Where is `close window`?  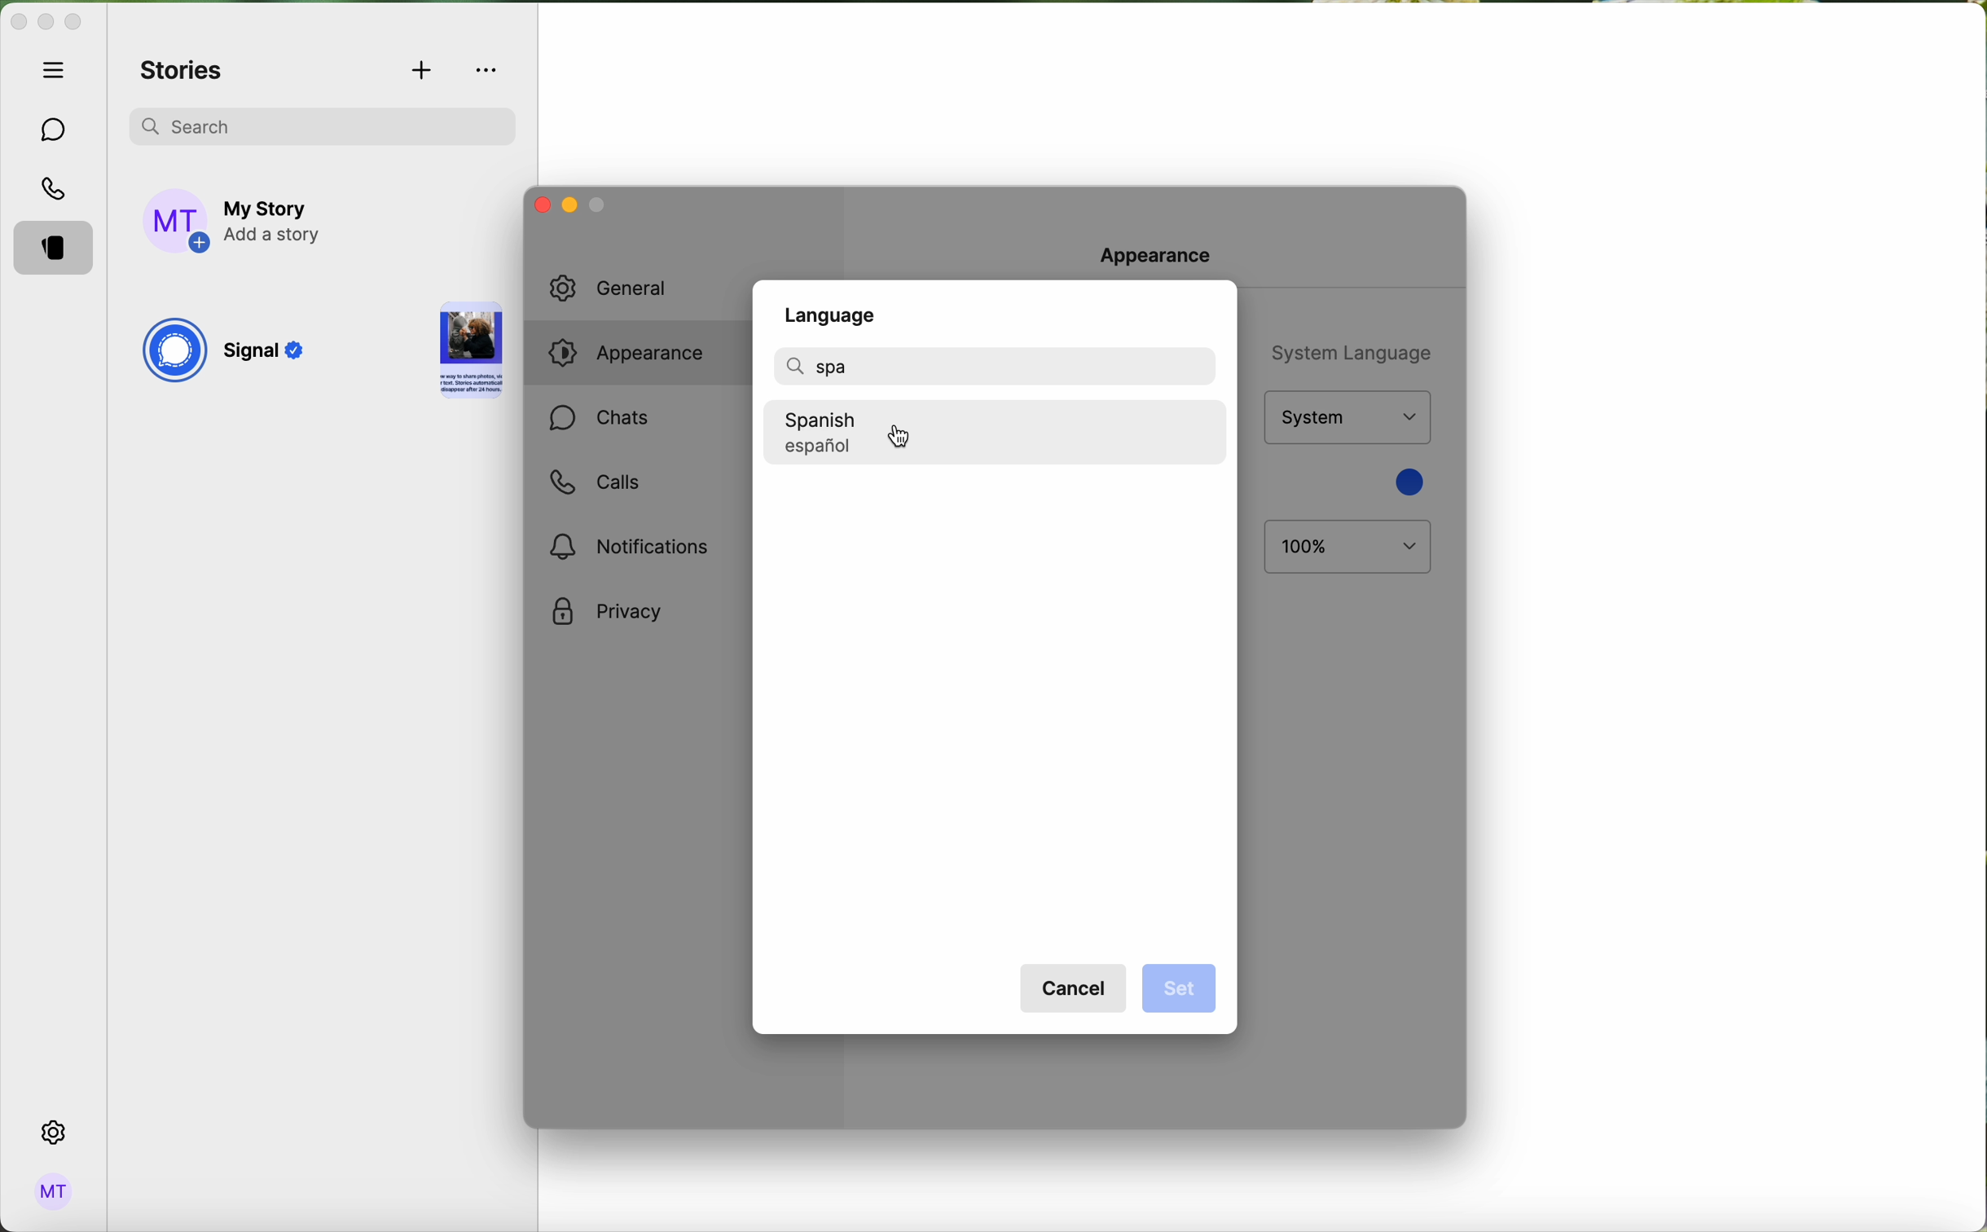 close window is located at coordinates (539, 204).